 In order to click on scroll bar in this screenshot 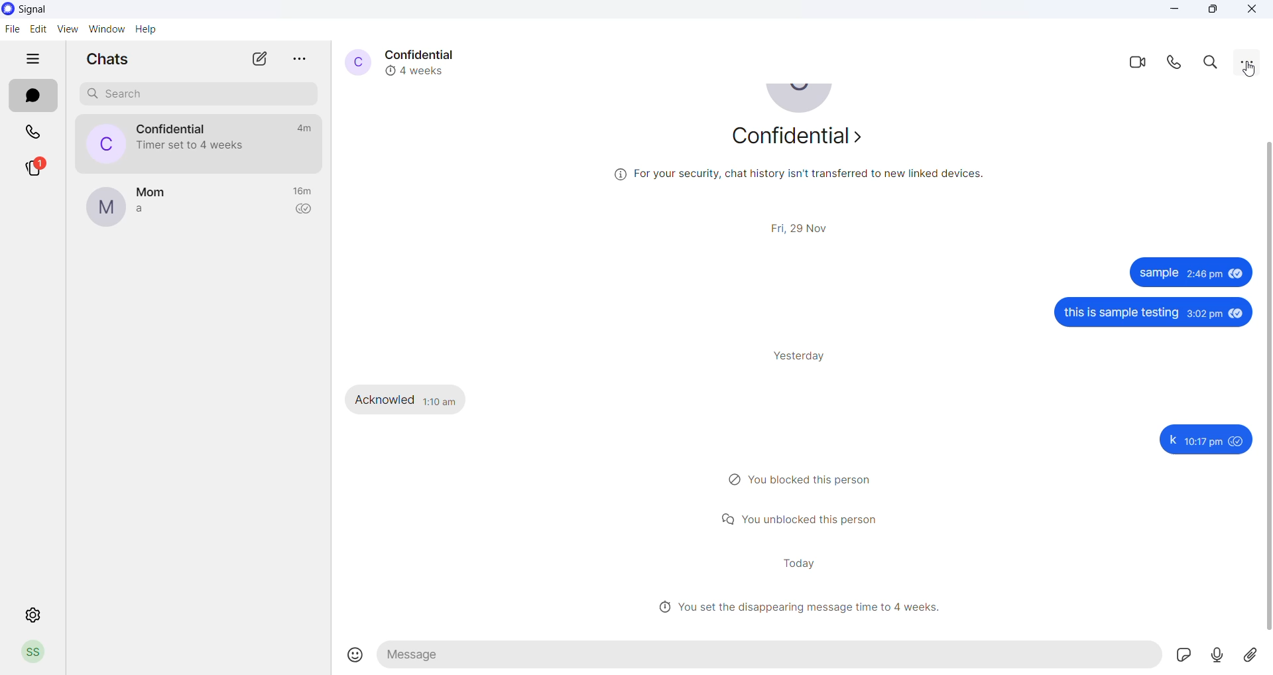, I will do `click(1265, 389)`.